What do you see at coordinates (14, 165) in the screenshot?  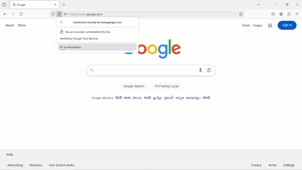 I see `Advertising` at bounding box center [14, 165].